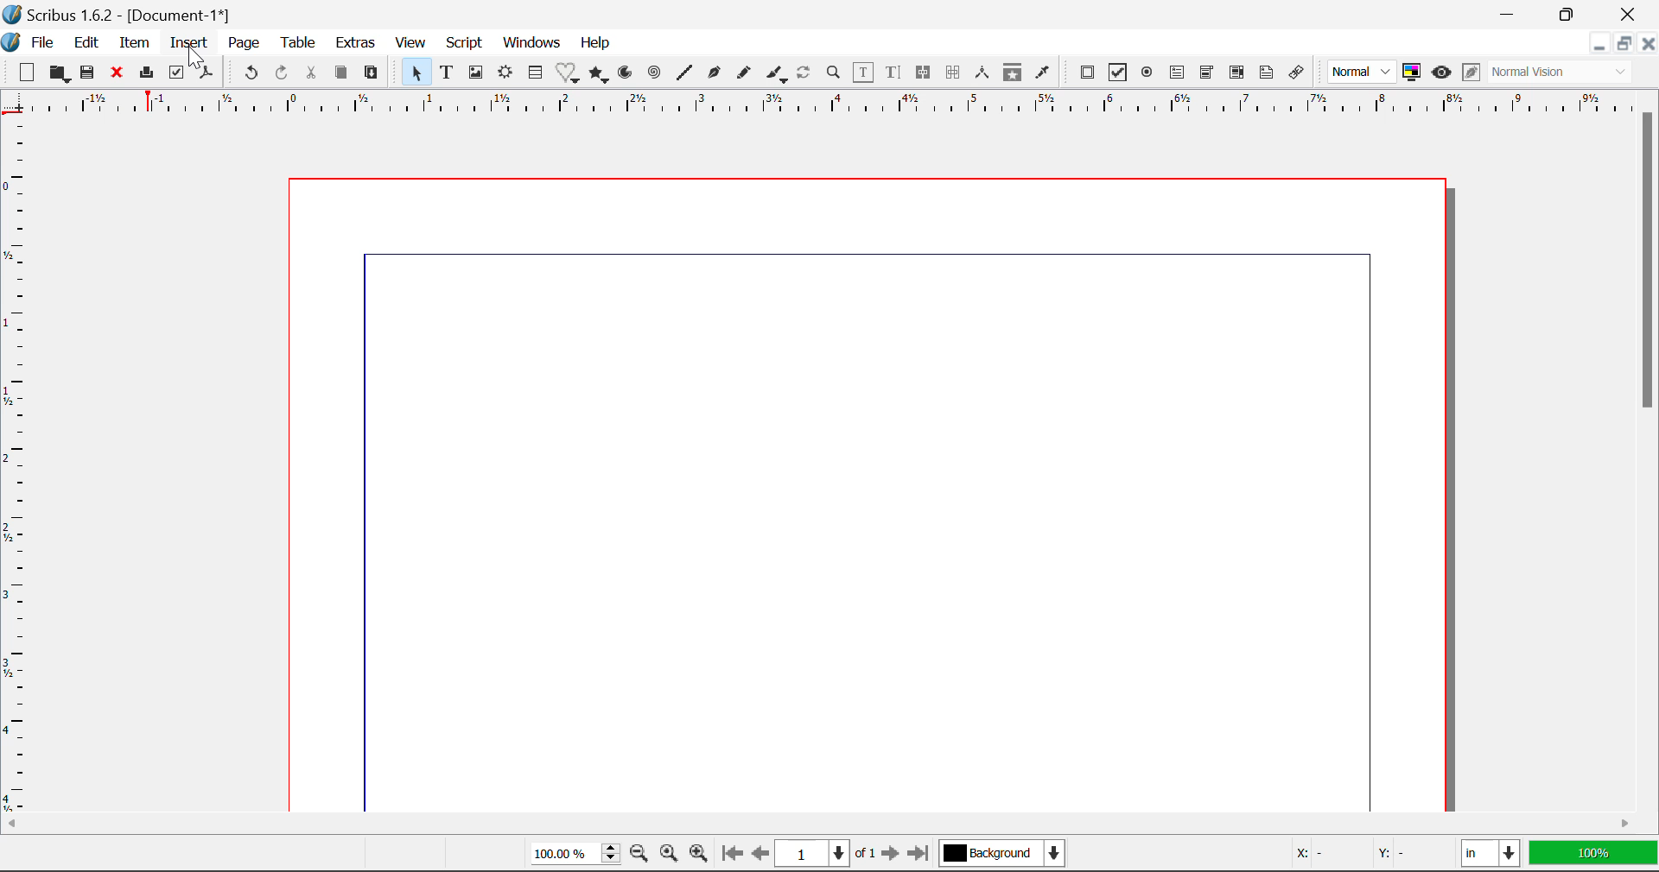 This screenshot has height=872, width=1659. Describe the element at coordinates (570, 856) in the screenshot. I see `Zoom 100%` at that location.